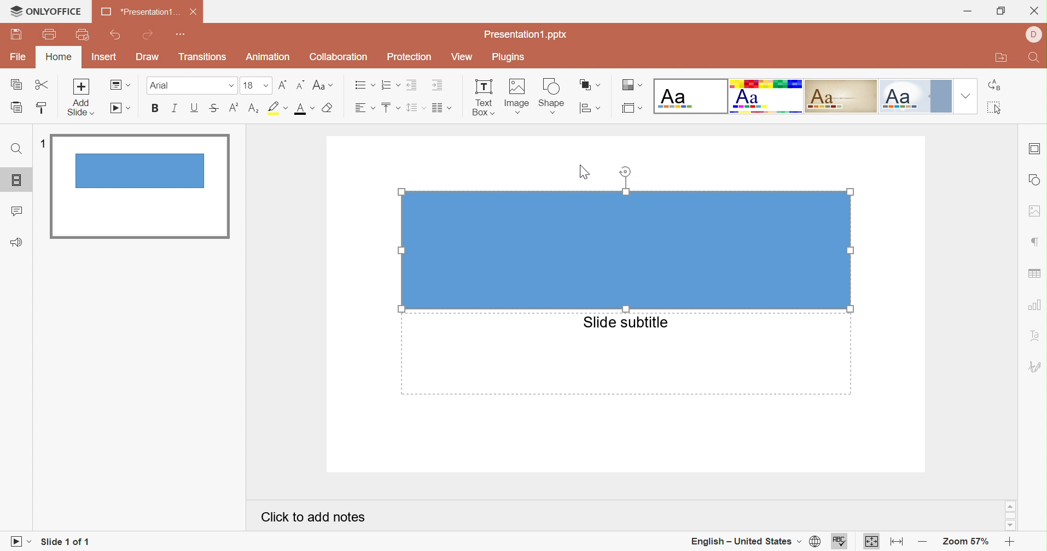 This screenshot has width=1047, height=551. Describe the element at coordinates (138, 186) in the screenshot. I see `Slide` at that location.